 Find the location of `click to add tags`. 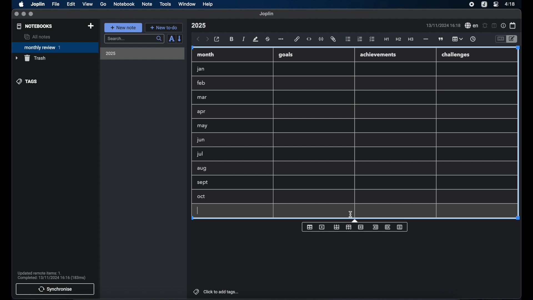

click to add tags is located at coordinates (217, 292).